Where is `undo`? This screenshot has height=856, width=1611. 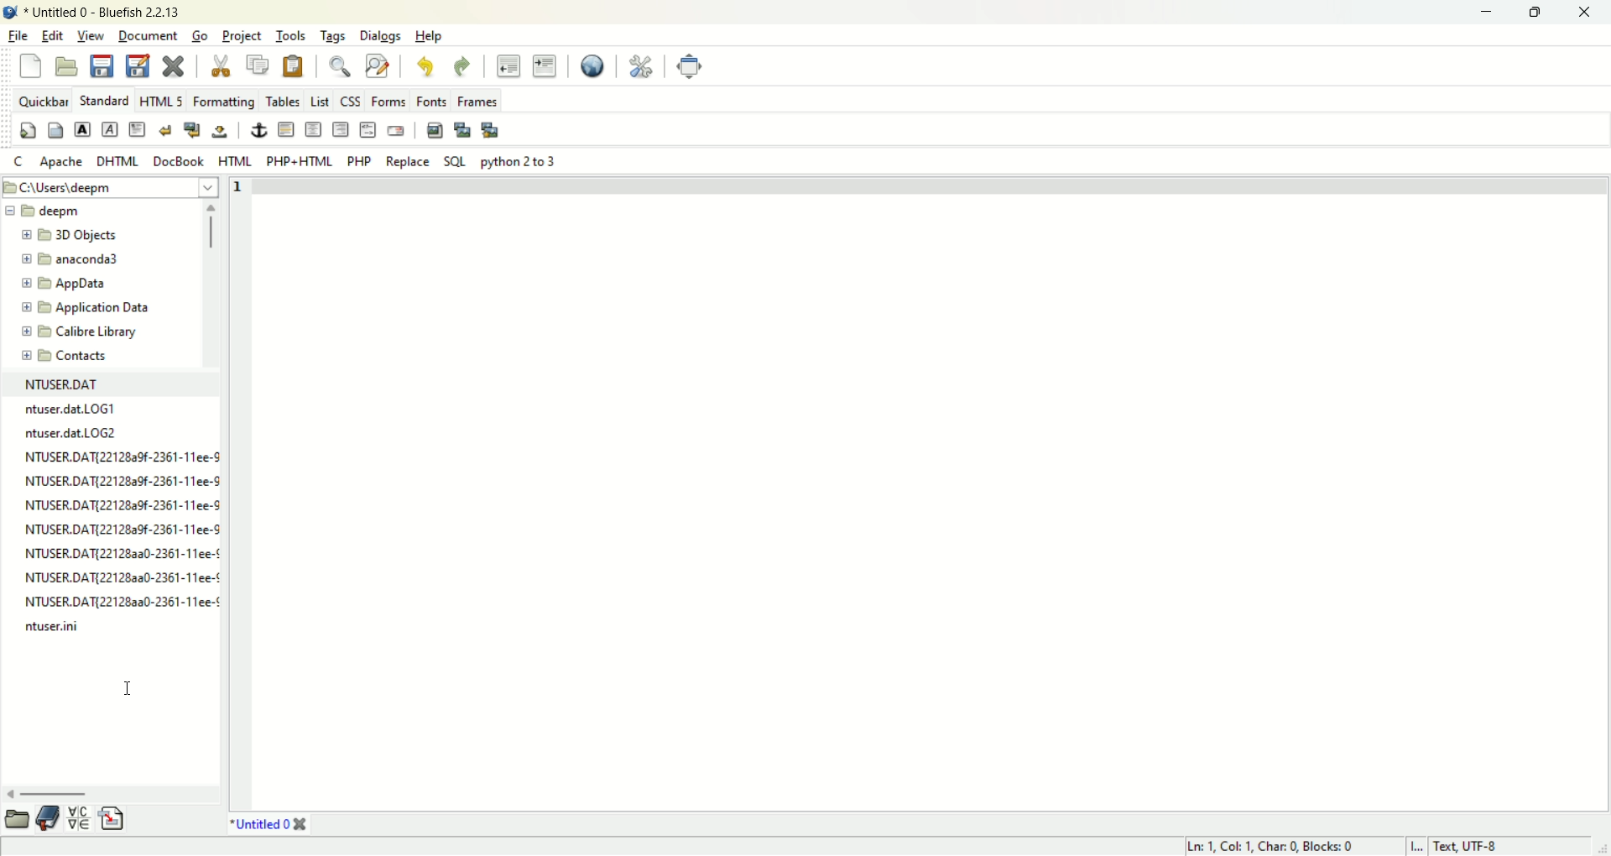
undo is located at coordinates (426, 67).